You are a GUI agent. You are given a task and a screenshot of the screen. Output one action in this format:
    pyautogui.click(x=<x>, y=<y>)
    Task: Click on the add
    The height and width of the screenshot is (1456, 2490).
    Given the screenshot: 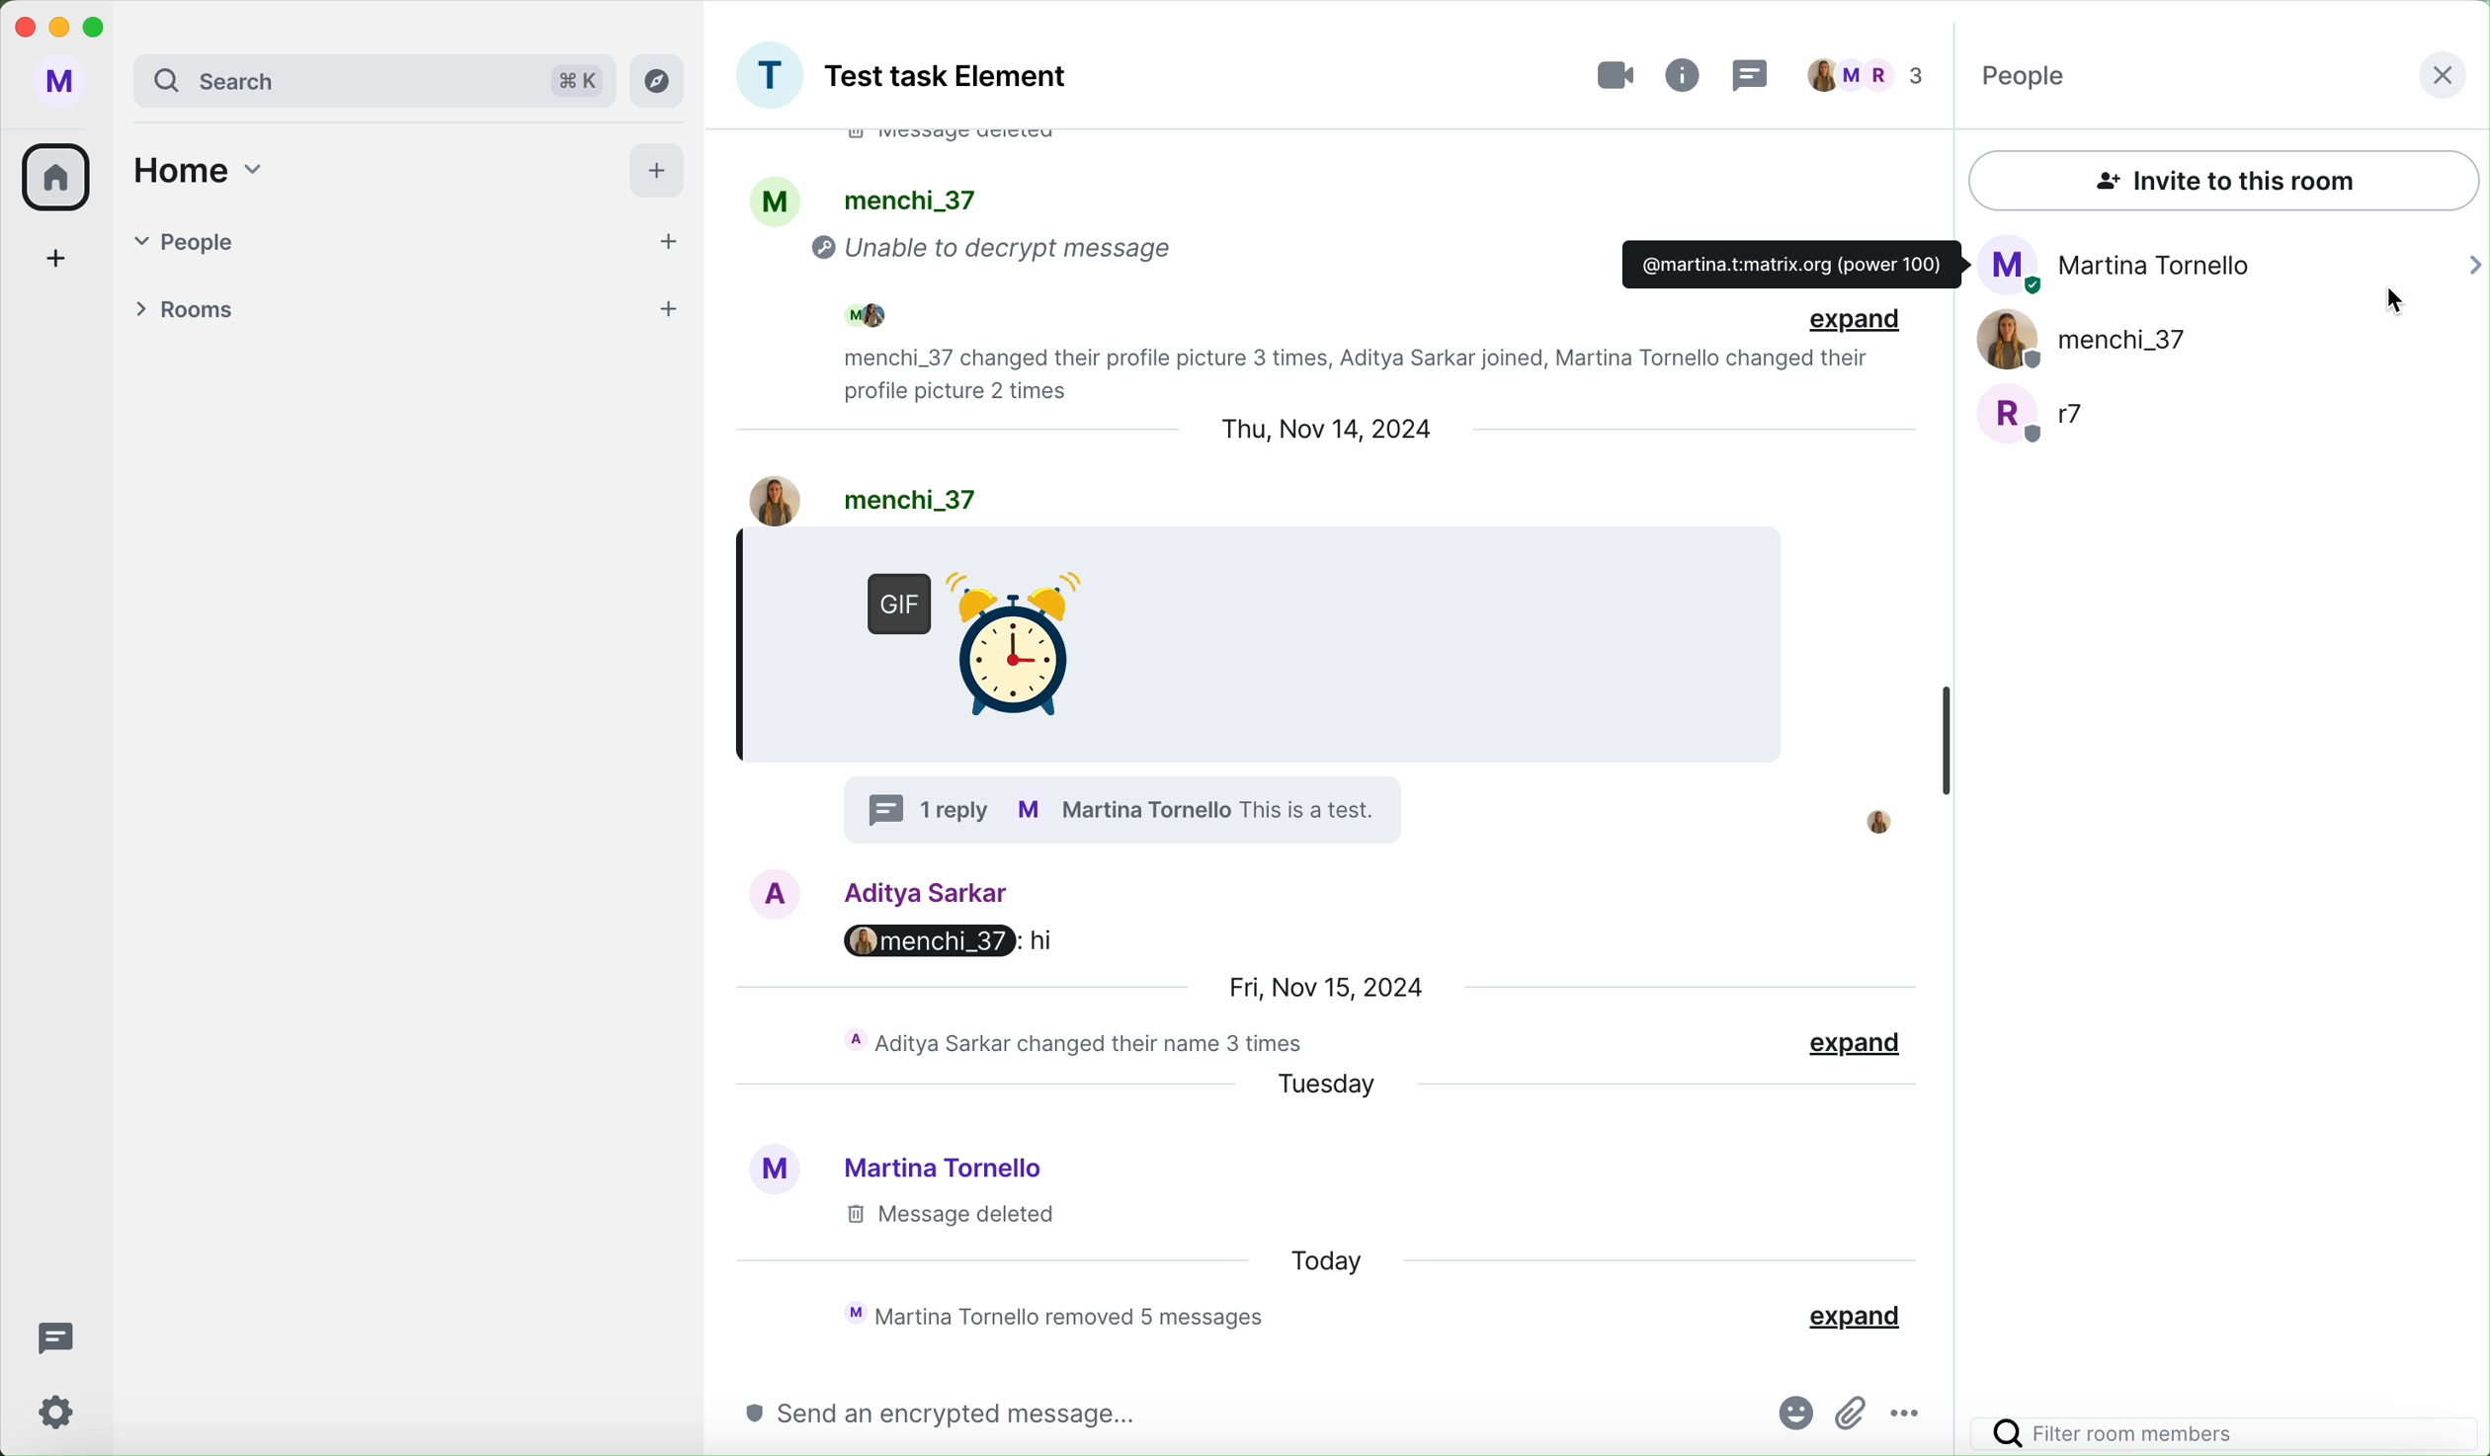 What is the action you would take?
    pyautogui.click(x=56, y=256)
    